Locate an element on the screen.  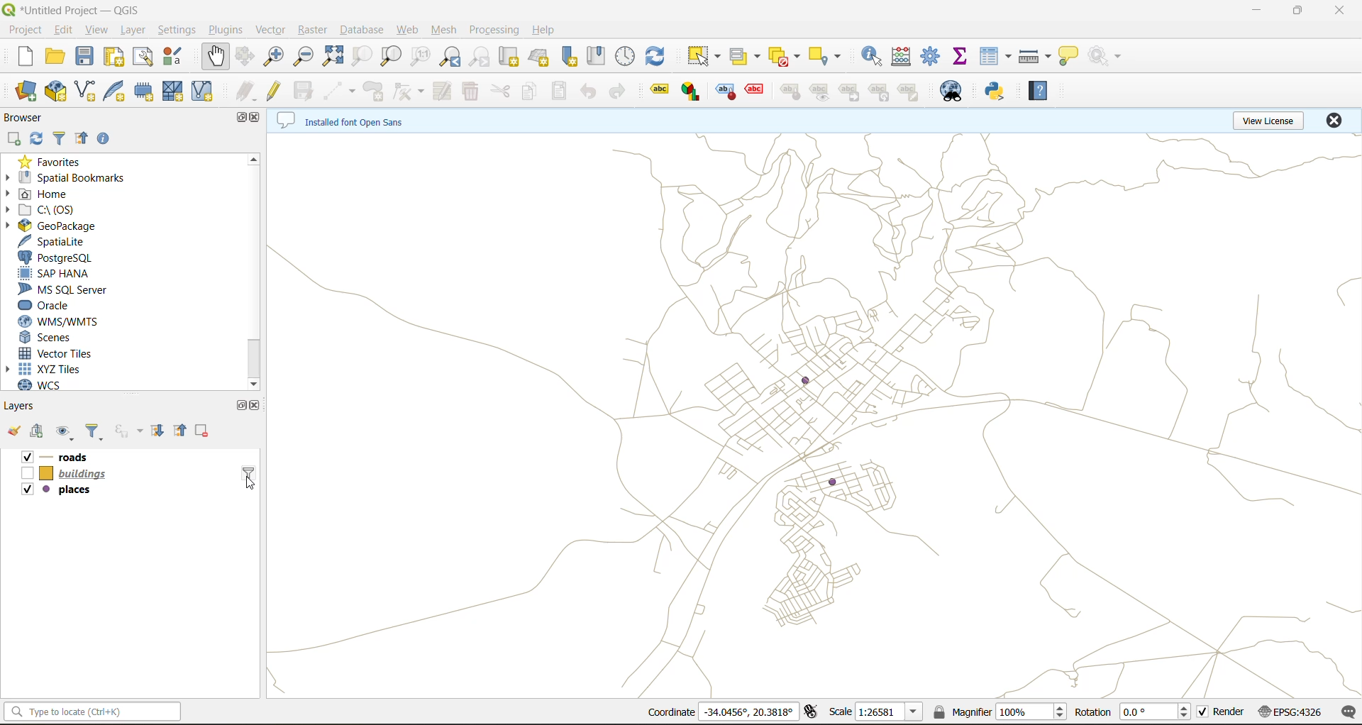
sap hana is located at coordinates (60, 275).